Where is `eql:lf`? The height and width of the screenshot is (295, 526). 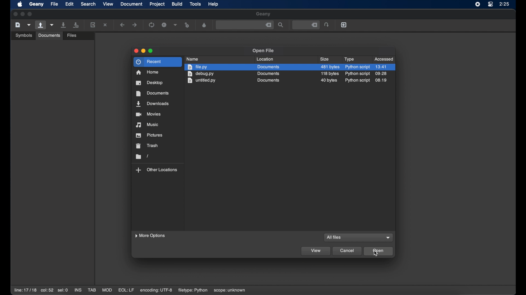 eql:lf is located at coordinates (127, 290).